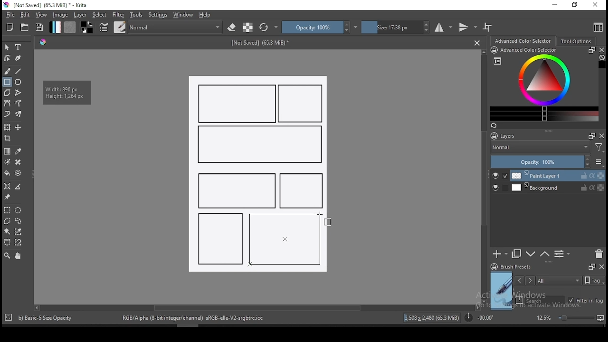 The height and width of the screenshot is (342, 608). Describe the element at coordinates (19, 81) in the screenshot. I see `ellipse tool` at that location.